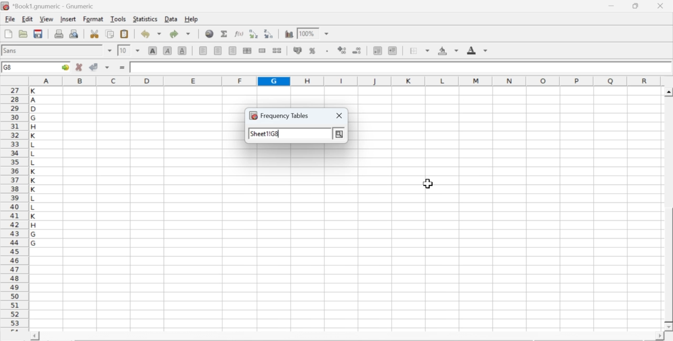 The image size is (673, 341). I want to click on 10, so click(124, 51).